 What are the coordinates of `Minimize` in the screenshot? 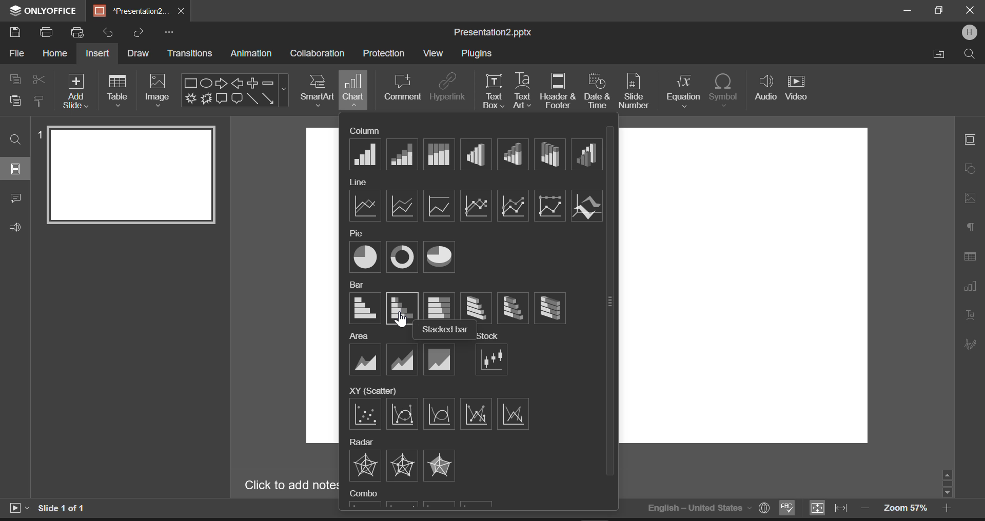 It's located at (940, 11).